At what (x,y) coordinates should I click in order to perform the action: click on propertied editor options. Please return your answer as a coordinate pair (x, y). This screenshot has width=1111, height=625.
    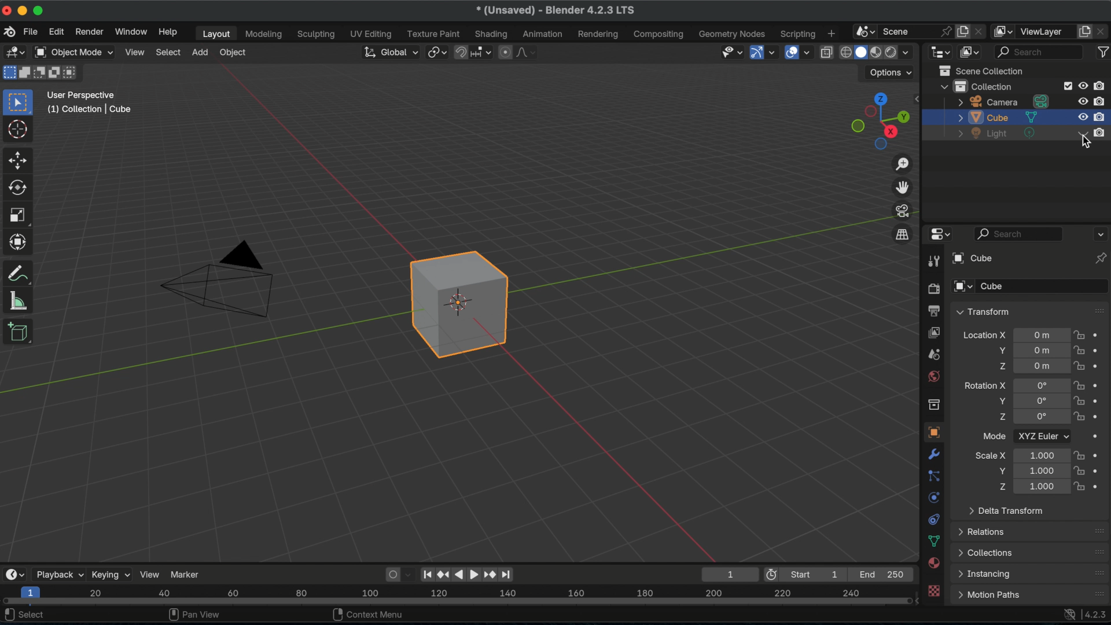
    Looking at the image, I should click on (1099, 234).